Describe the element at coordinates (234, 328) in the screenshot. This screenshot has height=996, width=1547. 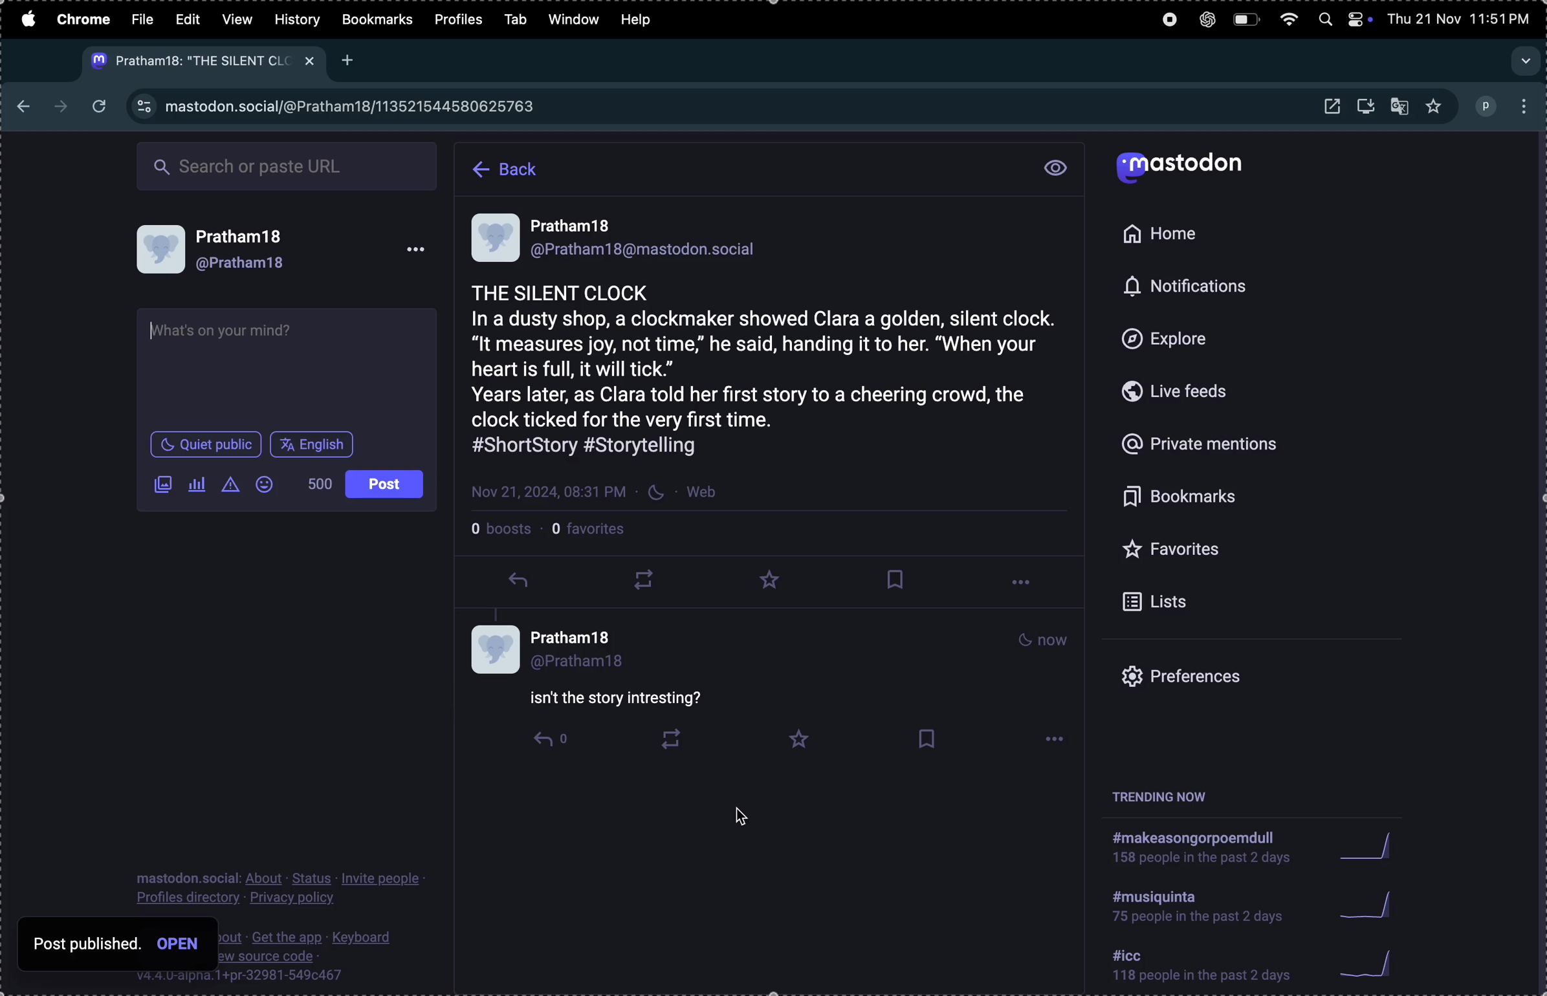
I see `content` at that location.